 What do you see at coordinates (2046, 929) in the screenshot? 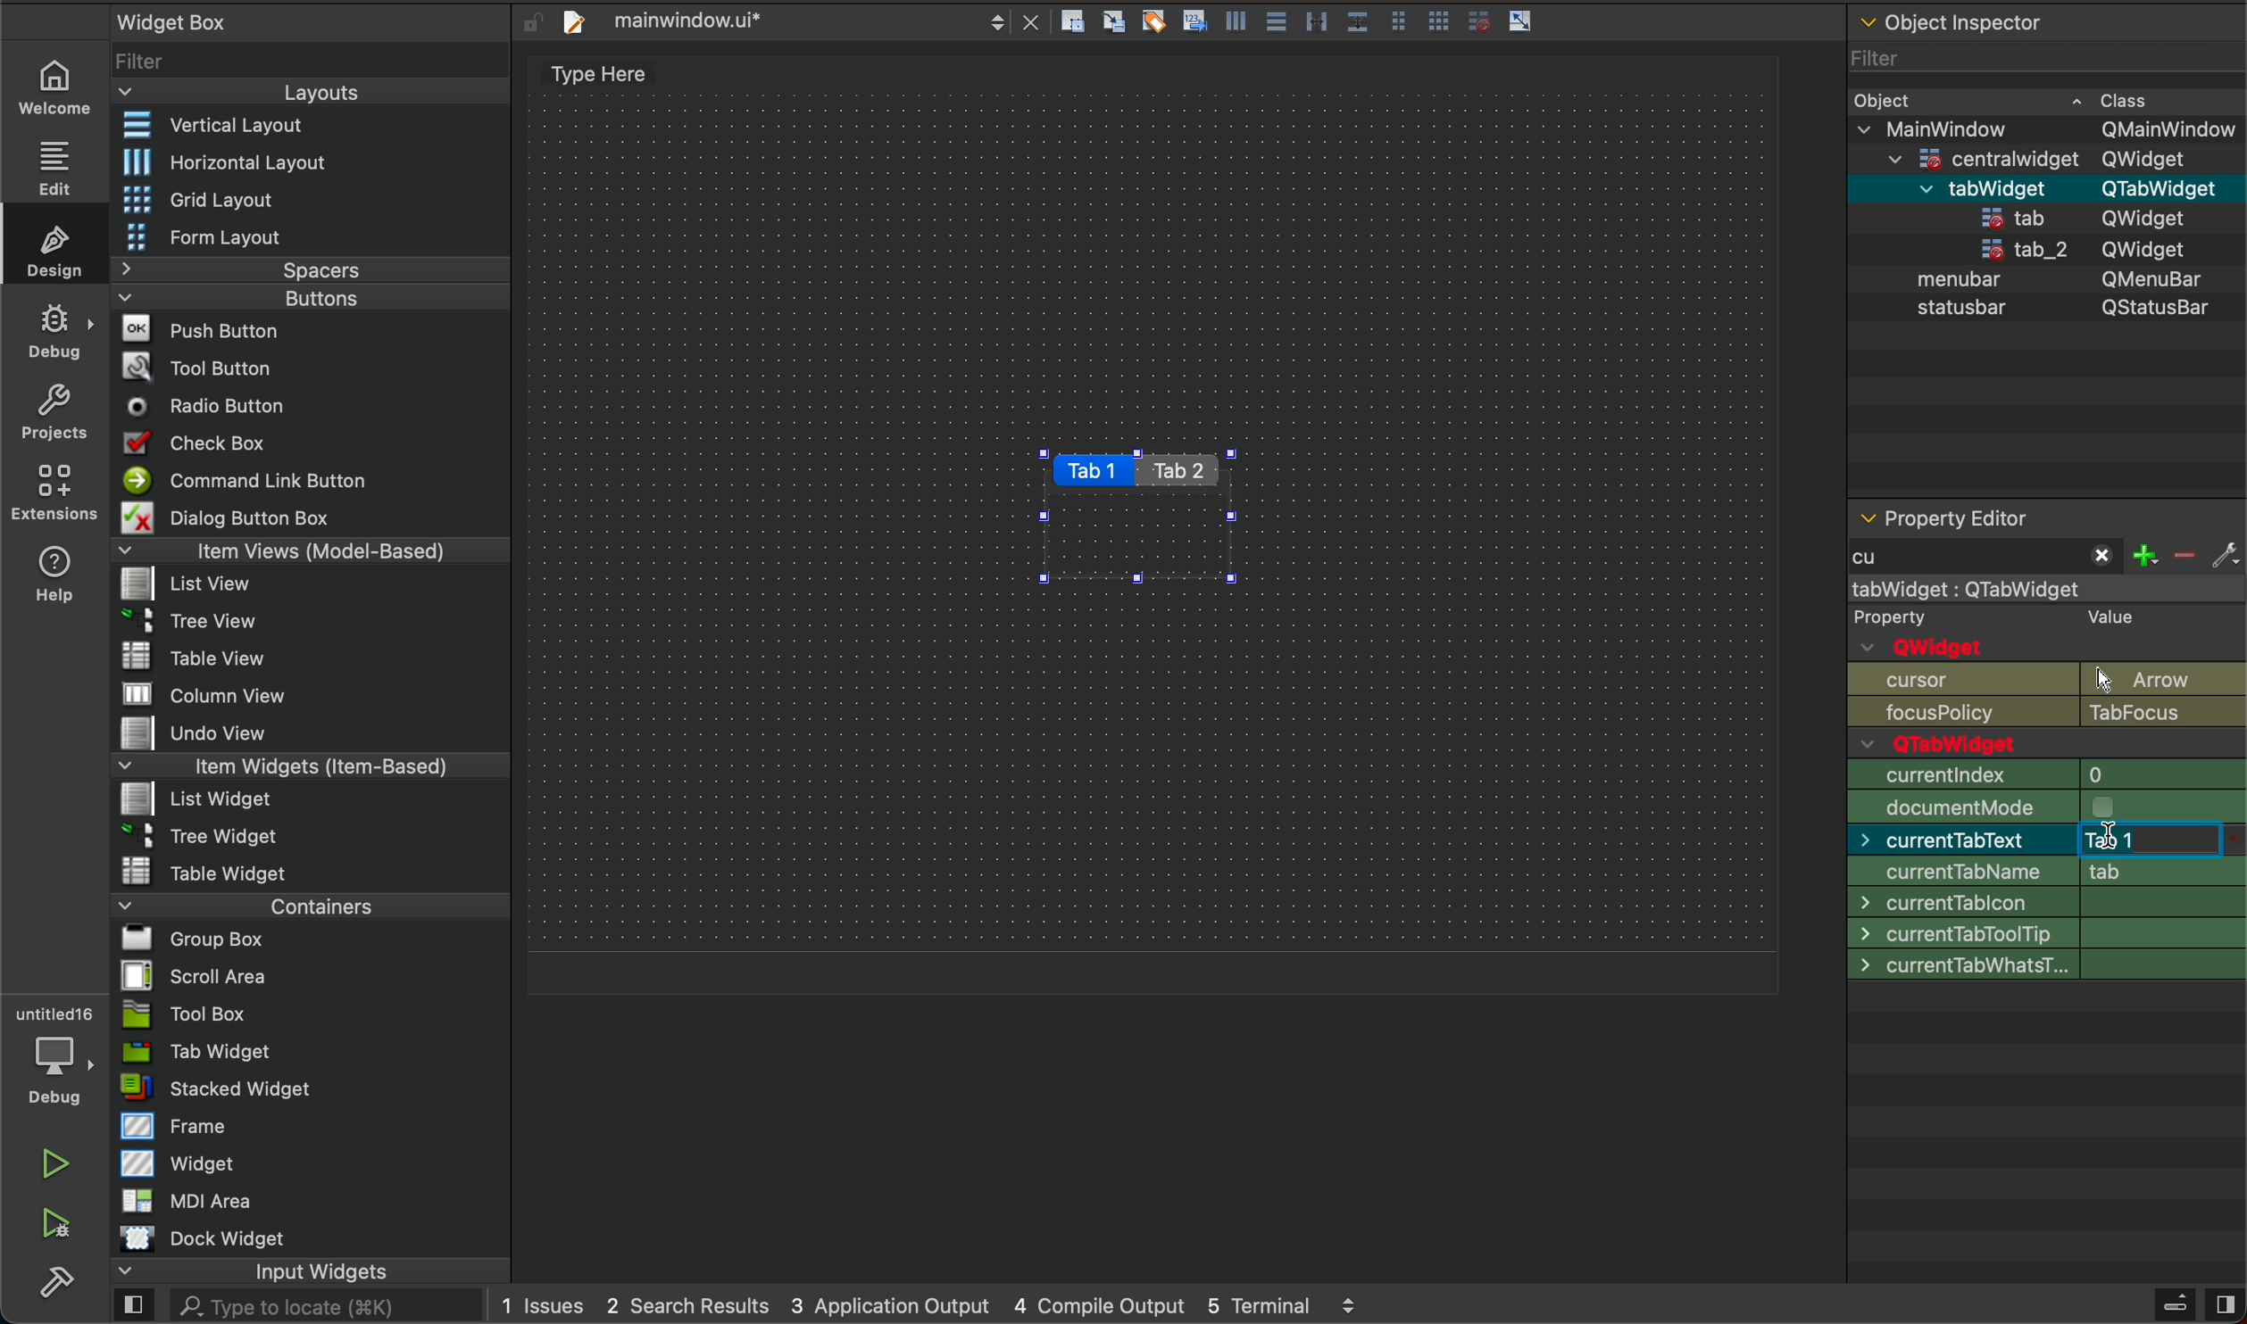
I see `base size` at bounding box center [2046, 929].